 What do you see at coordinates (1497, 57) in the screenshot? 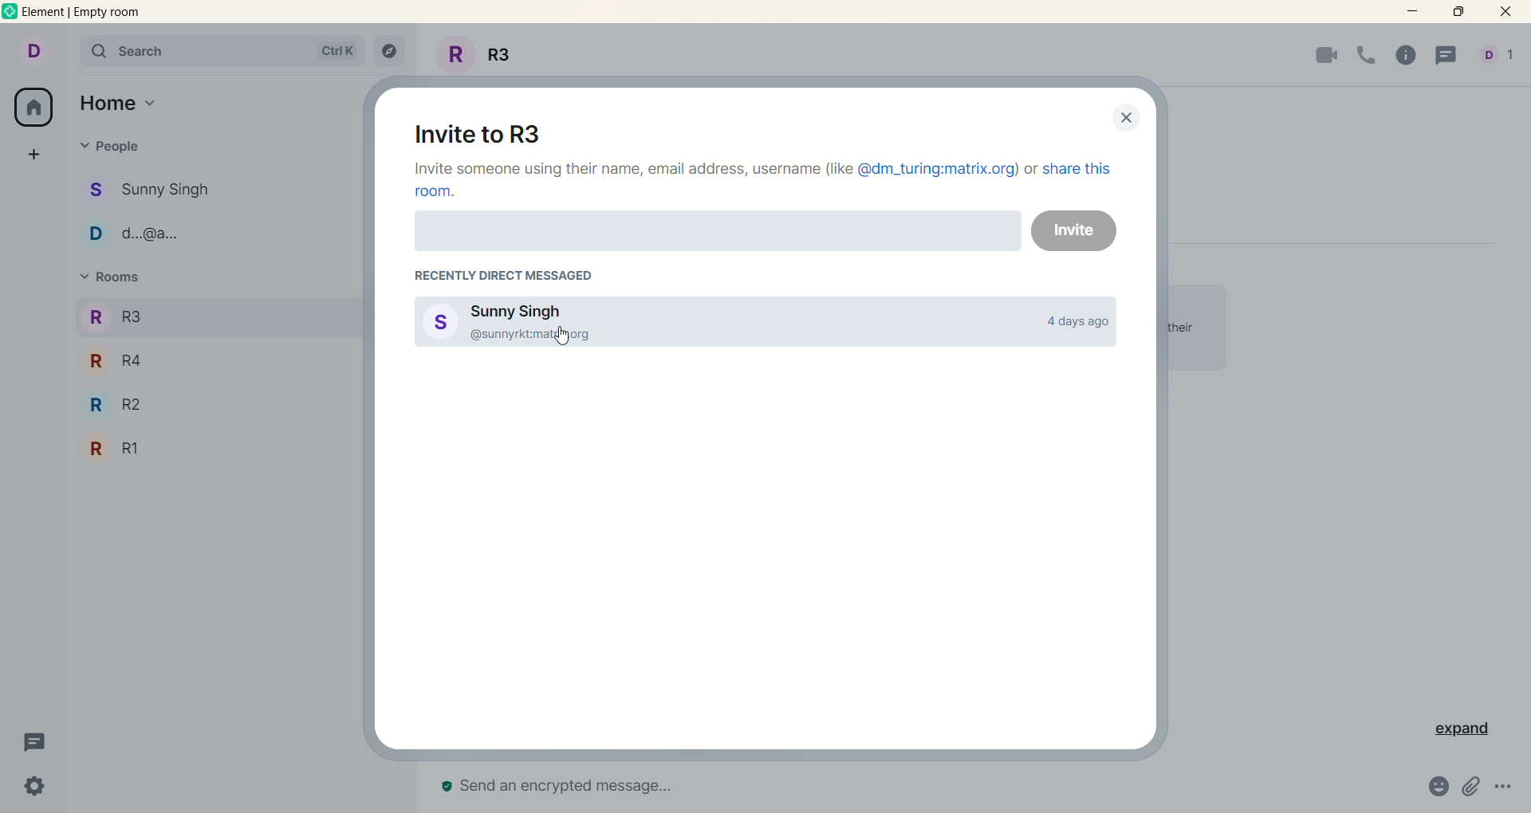
I see `people` at bounding box center [1497, 57].